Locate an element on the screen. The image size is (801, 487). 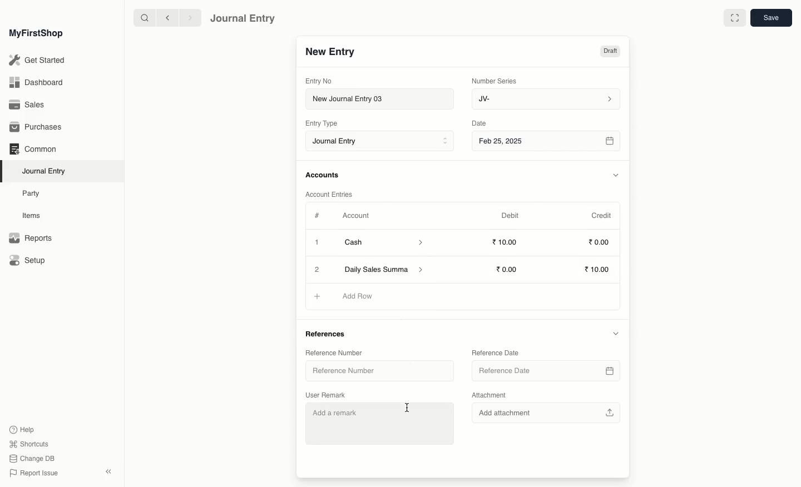
Party is located at coordinates (32, 193).